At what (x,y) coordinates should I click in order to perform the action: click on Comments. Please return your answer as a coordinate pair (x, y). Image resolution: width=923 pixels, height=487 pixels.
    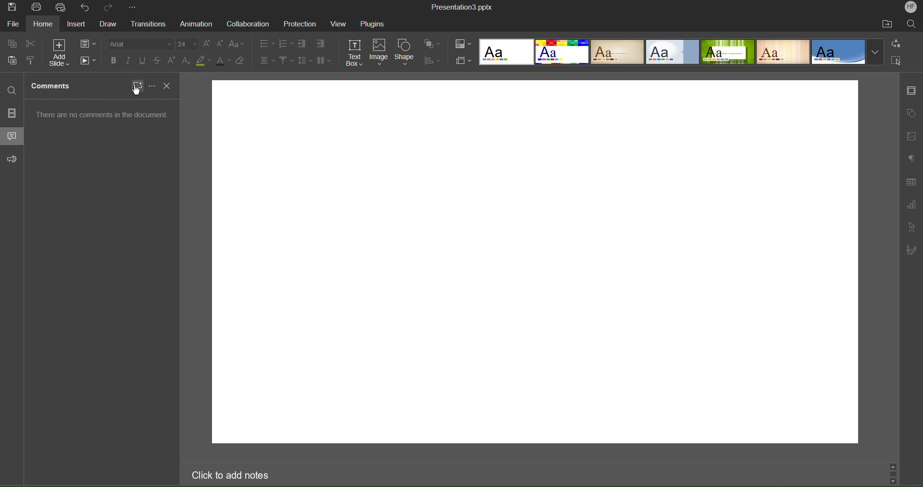
    Looking at the image, I should click on (52, 86).